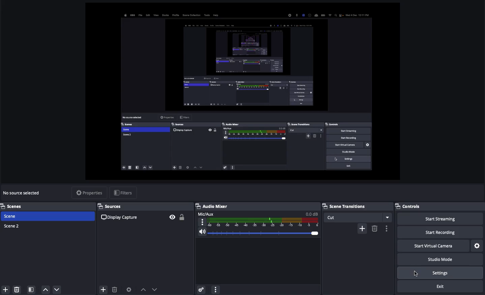  What do you see at coordinates (15, 216) in the screenshot?
I see `Scene 1` at bounding box center [15, 216].